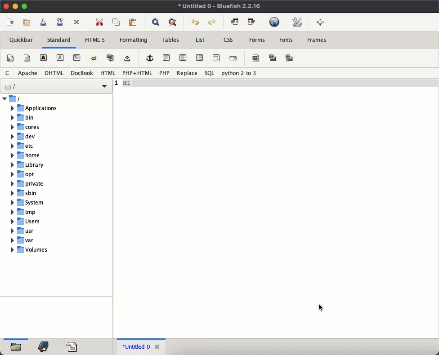  Describe the element at coordinates (116, 22) in the screenshot. I see `copy` at that location.